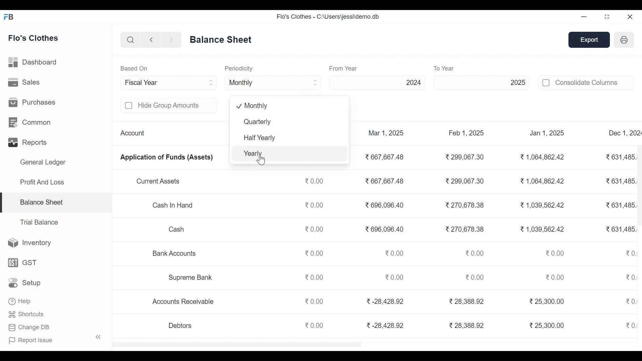  What do you see at coordinates (290, 154) in the screenshot?
I see `Yearly` at bounding box center [290, 154].